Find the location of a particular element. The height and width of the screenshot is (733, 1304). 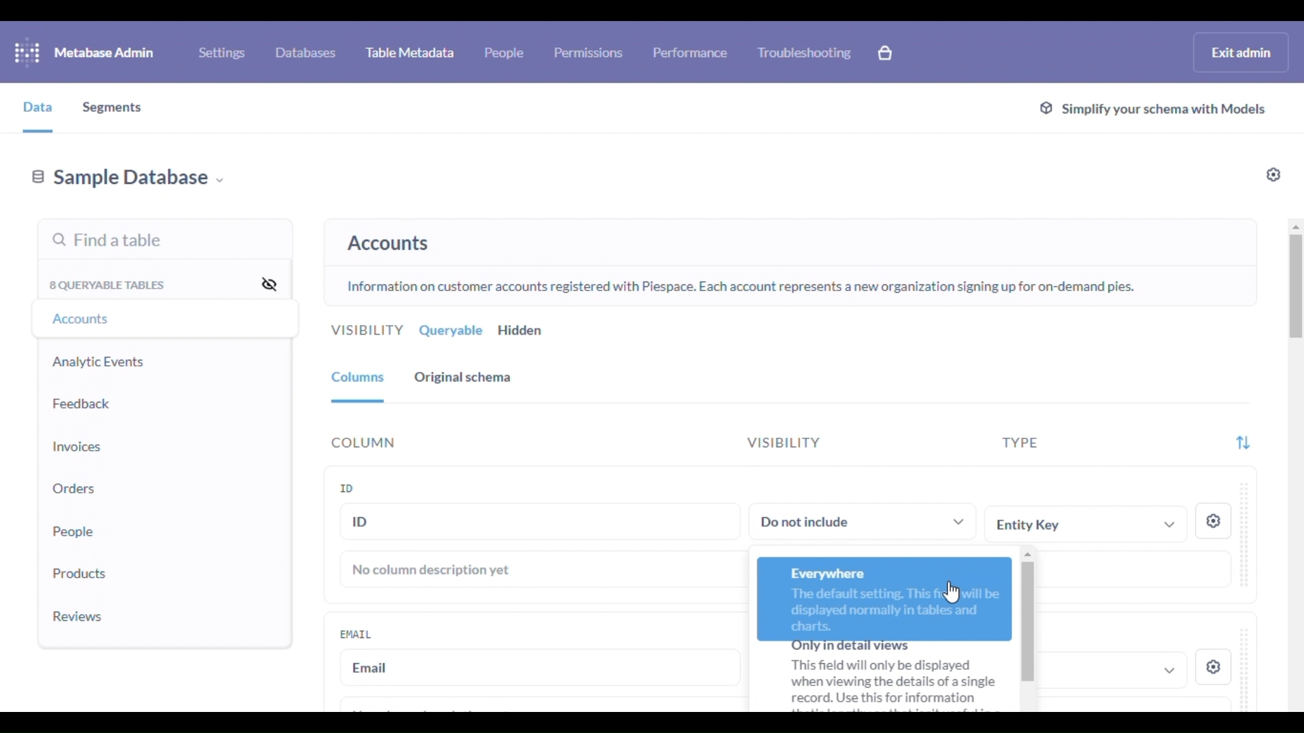

settings is located at coordinates (1274, 174).